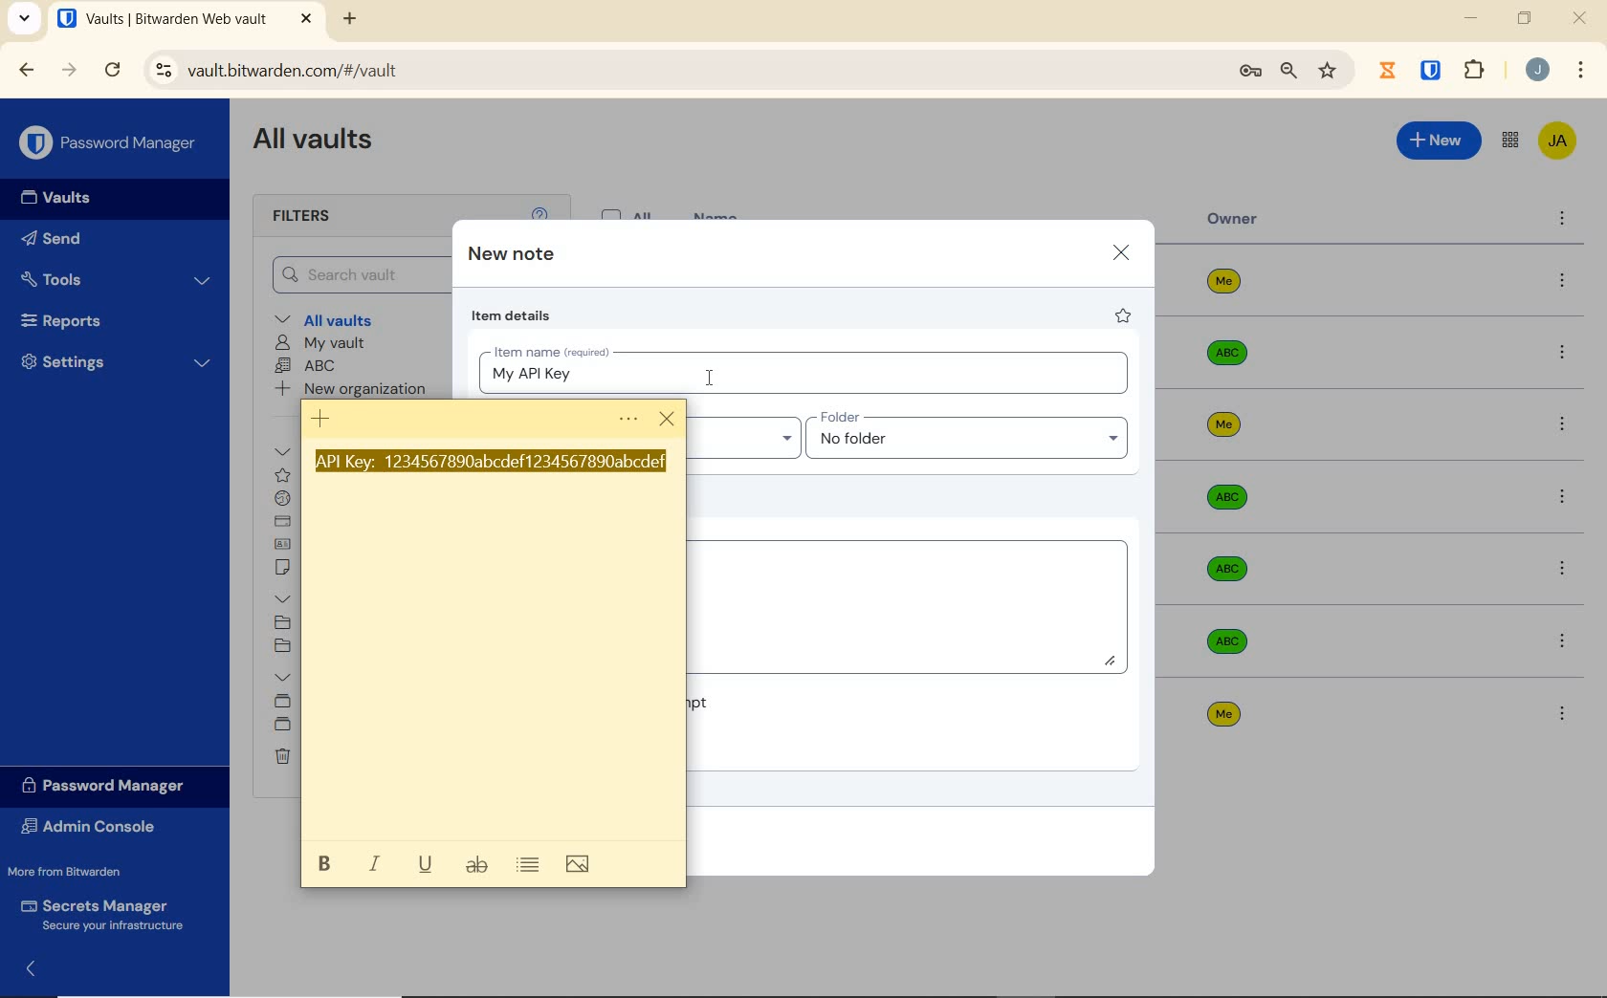 The width and height of the screenshot is (1607, 998). What do you see at coordinates (627, 421) in the screenshot?
I see `Menu` at bounding box center [627, 421].